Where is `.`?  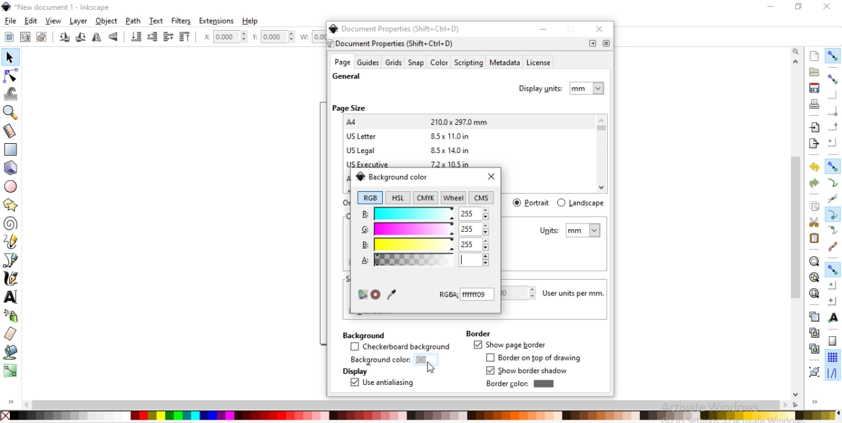
. is located at coordinates (593, 43).